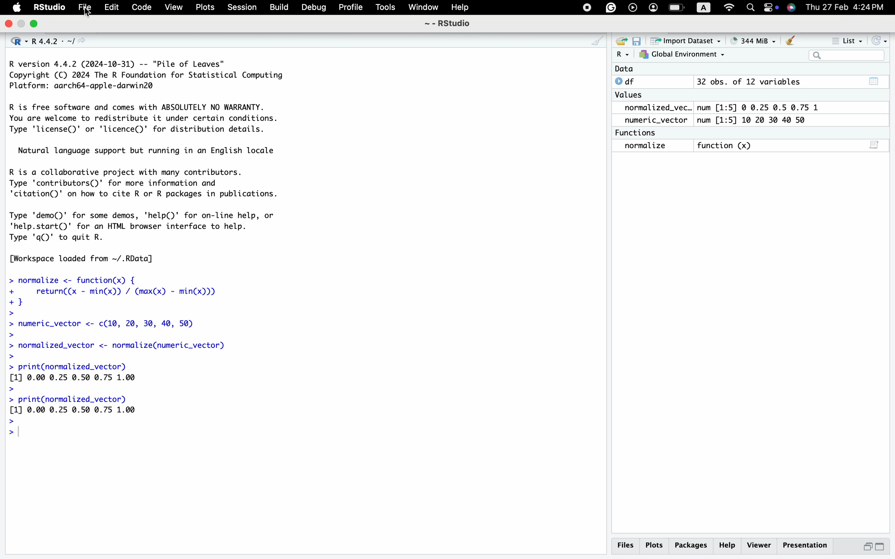 This screenshot has width=895, height=559. What do you see at coordinates (730, 7) in the screenshot?
I see `wifi` at bounding box center [730, 7].